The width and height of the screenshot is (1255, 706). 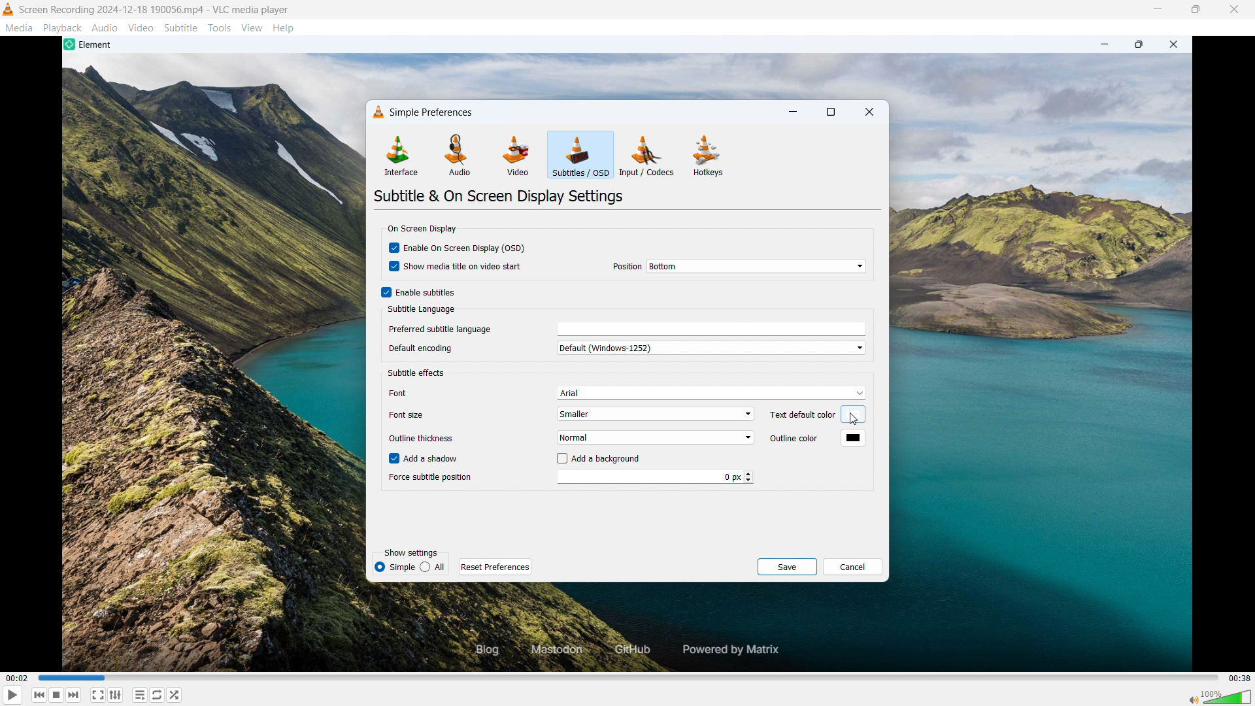 I want to click on Stop playing , so click(x=40, y=695).